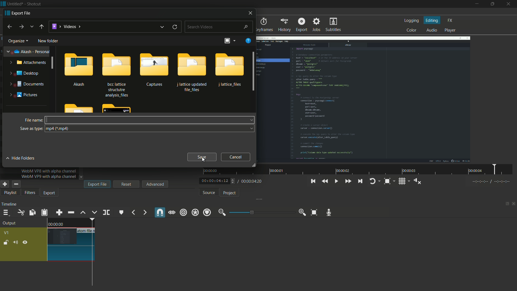  I want to click on paste, so click(45, 213).